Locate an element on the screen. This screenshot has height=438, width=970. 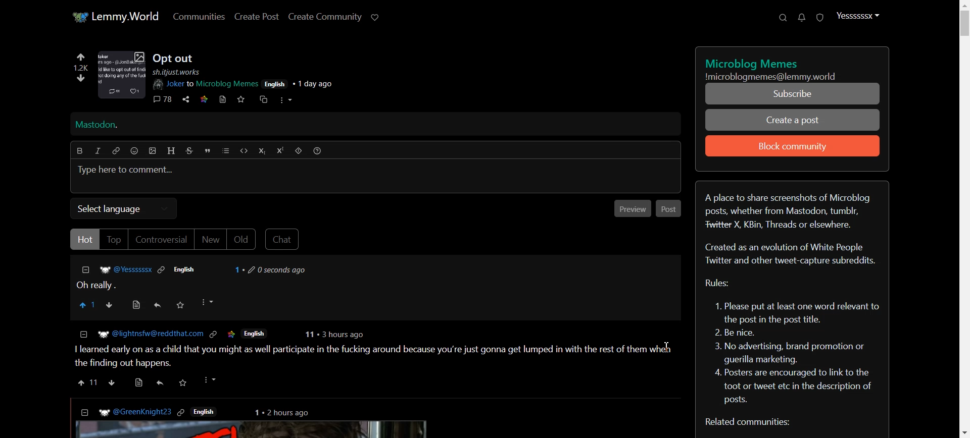
view is located at coordinates (138, 381).